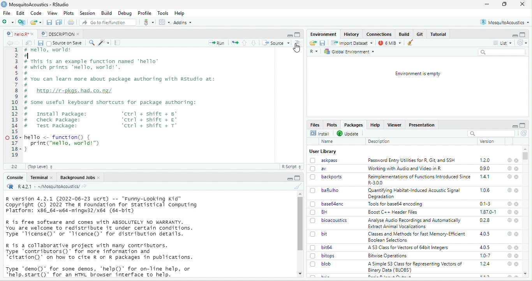 Image resolution: width=532 pixels, height=281 pixels. What do you see at coordinates (485, 160) in the screenshot?
I see `1.2.0` at bounding box center [485, 160].